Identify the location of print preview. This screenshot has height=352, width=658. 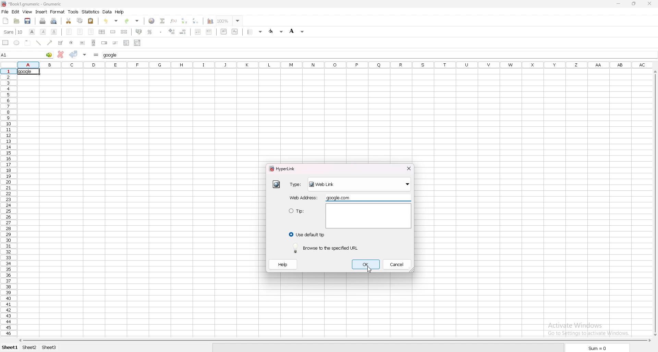
(54, 21).